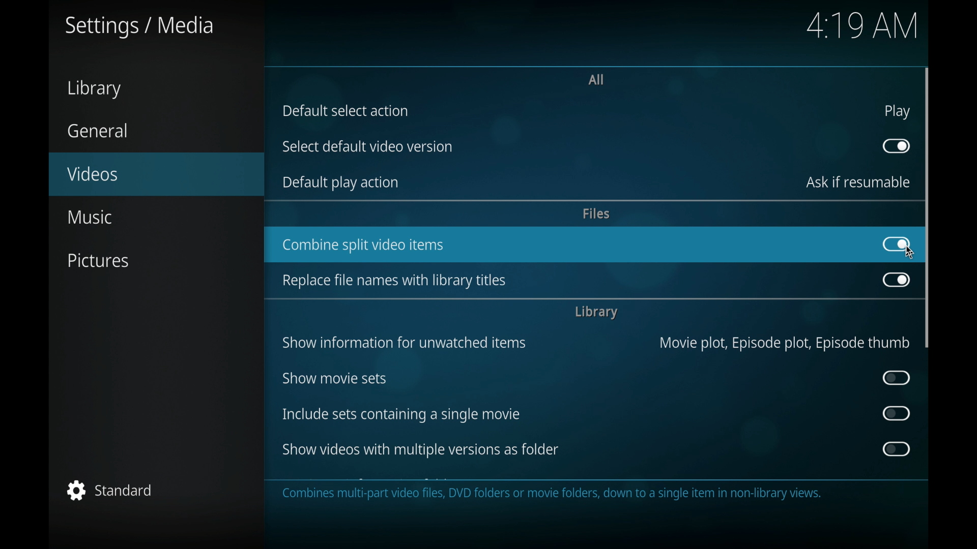 Image resolution: width=977 pixels, height=549 pixels. What do you see at coordinates (910, 253) in the screenshot?
I see `cursor` at bounding box center [910, 253].